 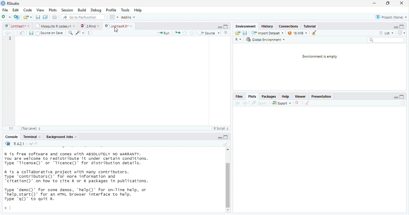 What do you see at coordinates (36, 143) in the screenshot?
I see `view the current working directory` at bounding box center [36, 143].